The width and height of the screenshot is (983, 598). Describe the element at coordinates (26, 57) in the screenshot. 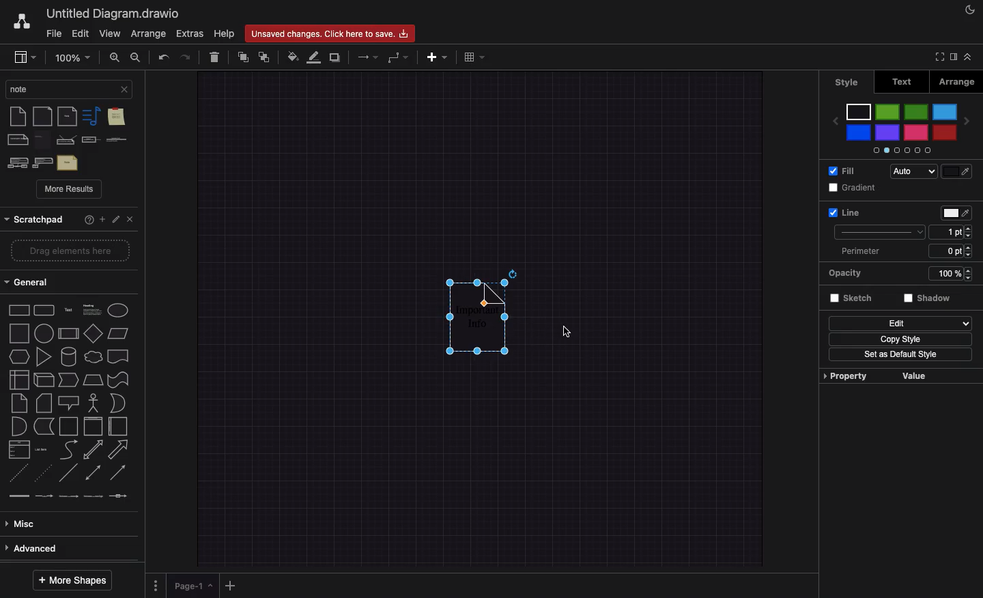

I see `Sidebar` at that location.